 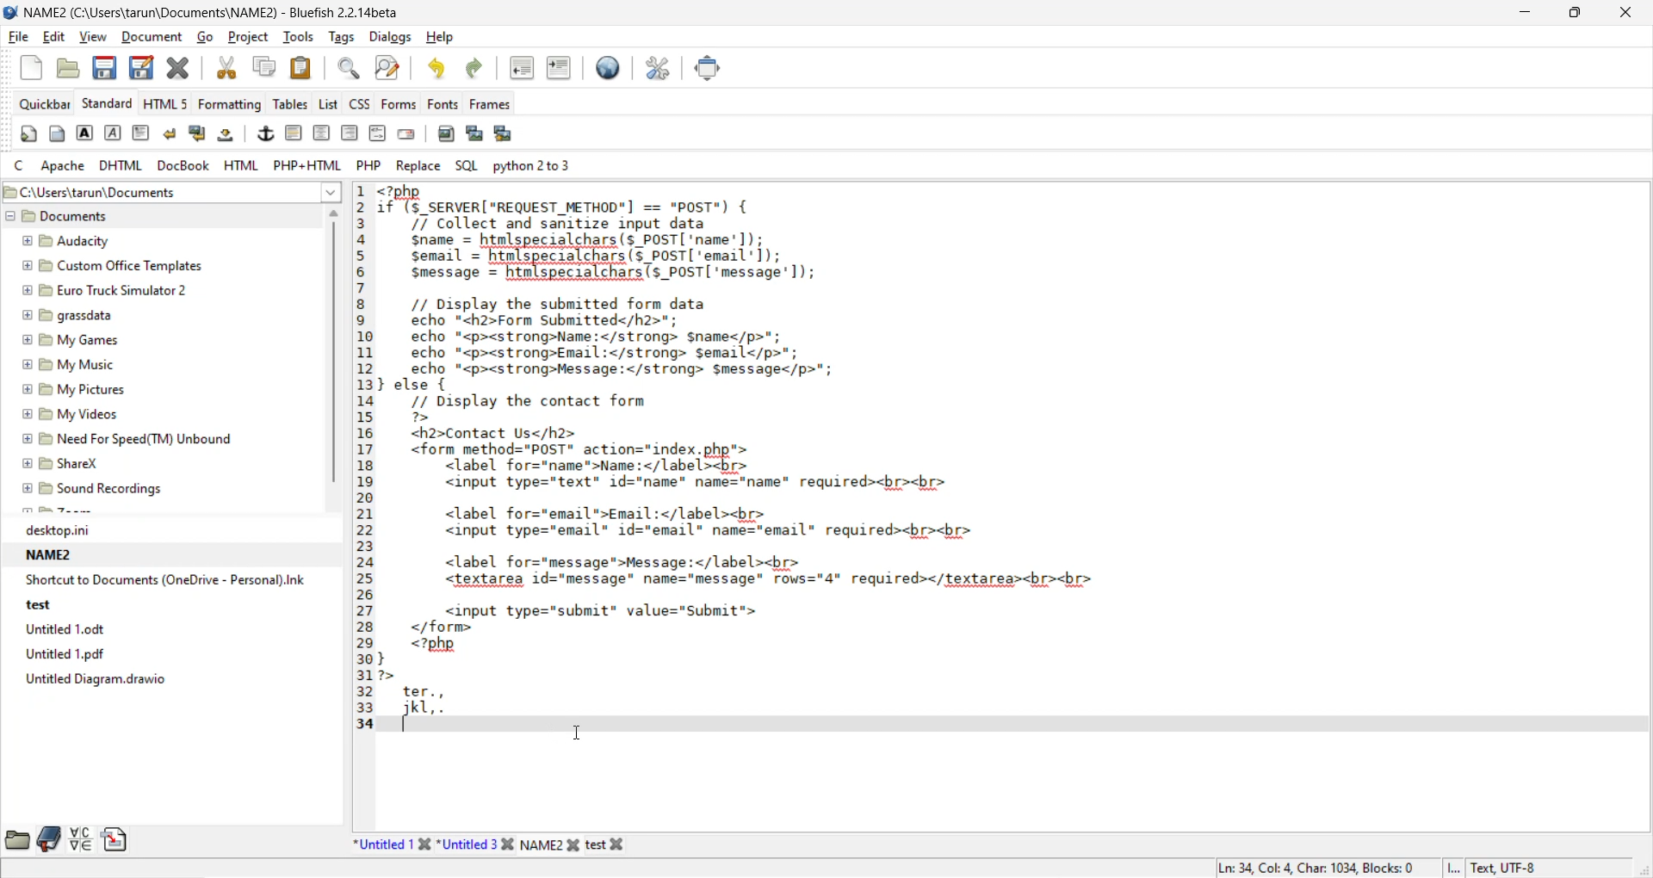 I want to click on paragraph, so click(x=144, y=135).